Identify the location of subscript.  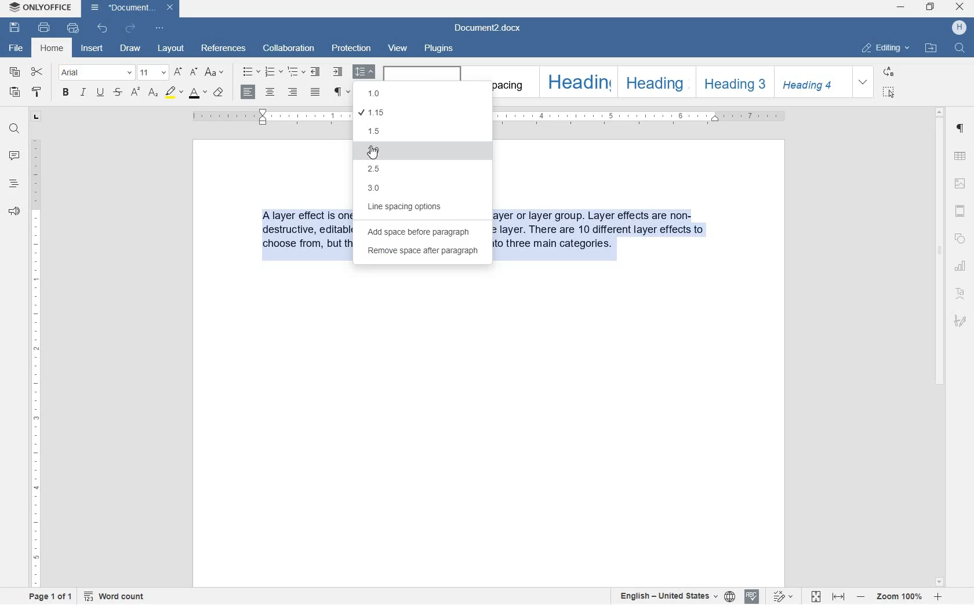
(153, 93).